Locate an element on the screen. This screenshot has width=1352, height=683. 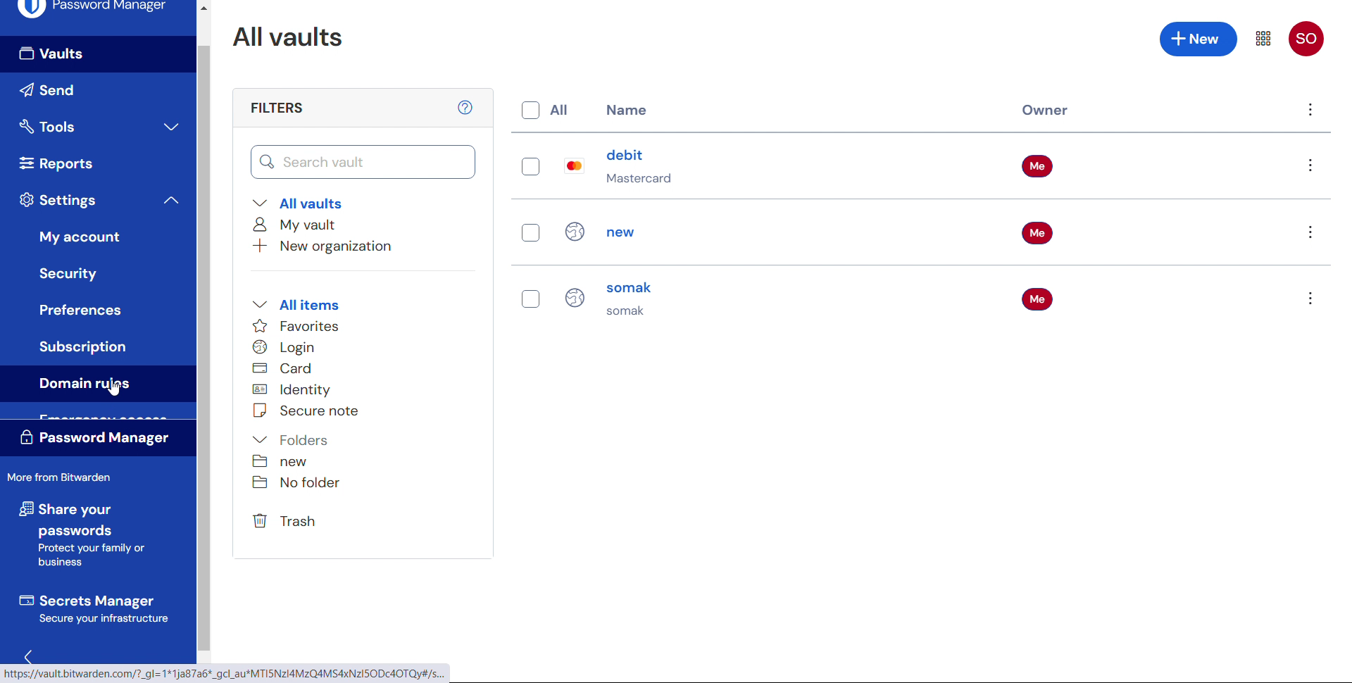
My account  is located at coordinates (82, 234).